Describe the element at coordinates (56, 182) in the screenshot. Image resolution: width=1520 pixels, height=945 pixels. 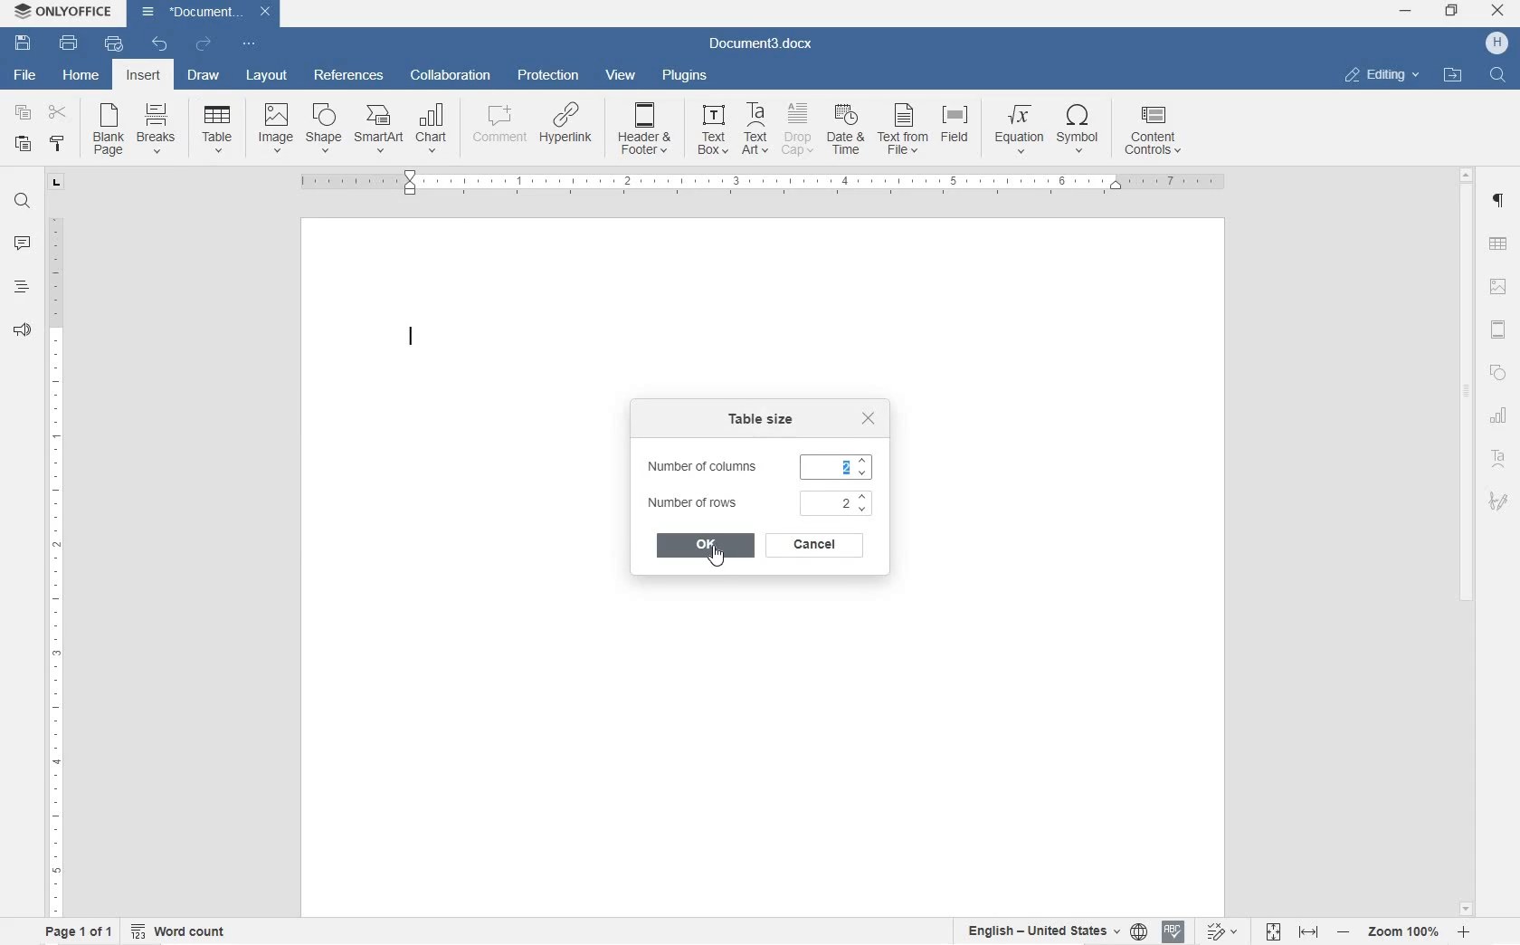
I see `TAB` at that location.